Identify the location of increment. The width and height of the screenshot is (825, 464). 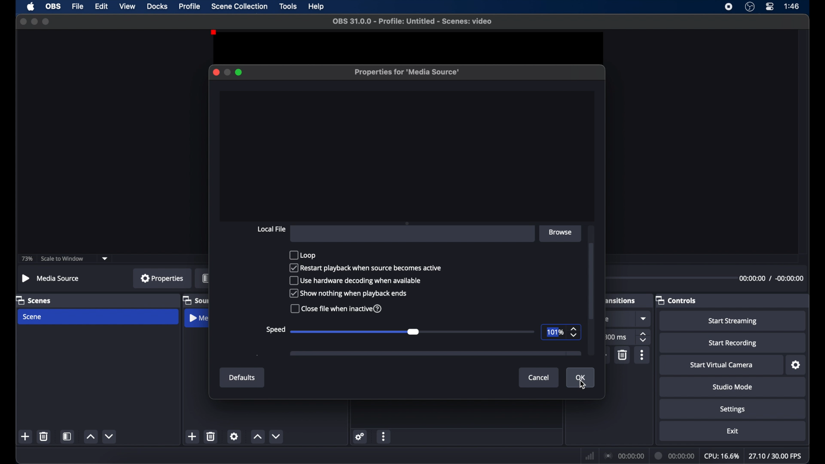
(257, 436).